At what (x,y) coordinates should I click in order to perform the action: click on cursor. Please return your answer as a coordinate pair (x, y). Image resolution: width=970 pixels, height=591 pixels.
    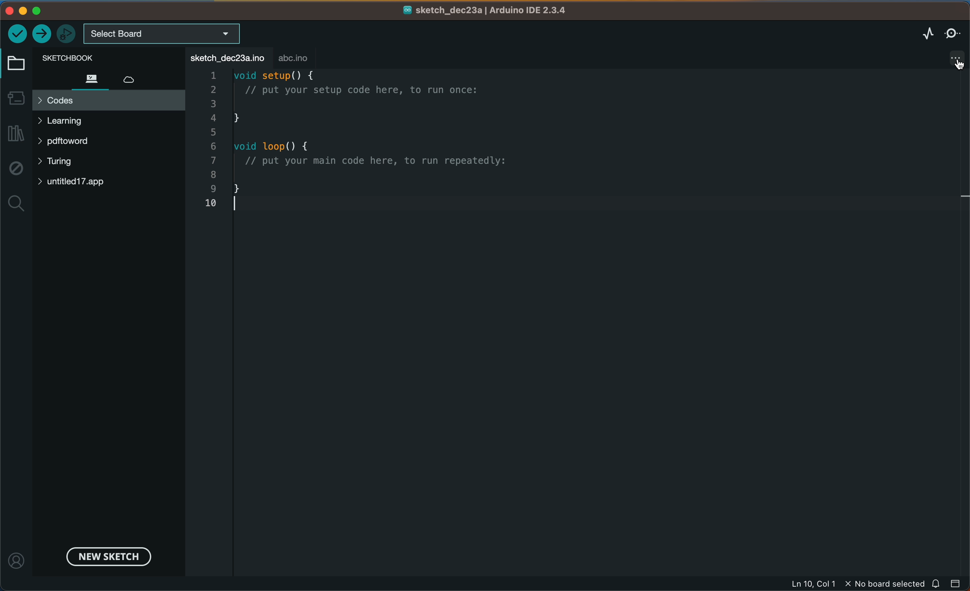
    Looking at the image, I should click on (953, 71).